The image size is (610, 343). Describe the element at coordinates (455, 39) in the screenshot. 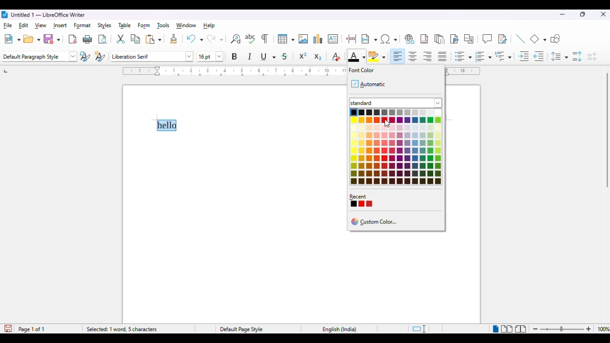

I see `insert bookmark` at that location.